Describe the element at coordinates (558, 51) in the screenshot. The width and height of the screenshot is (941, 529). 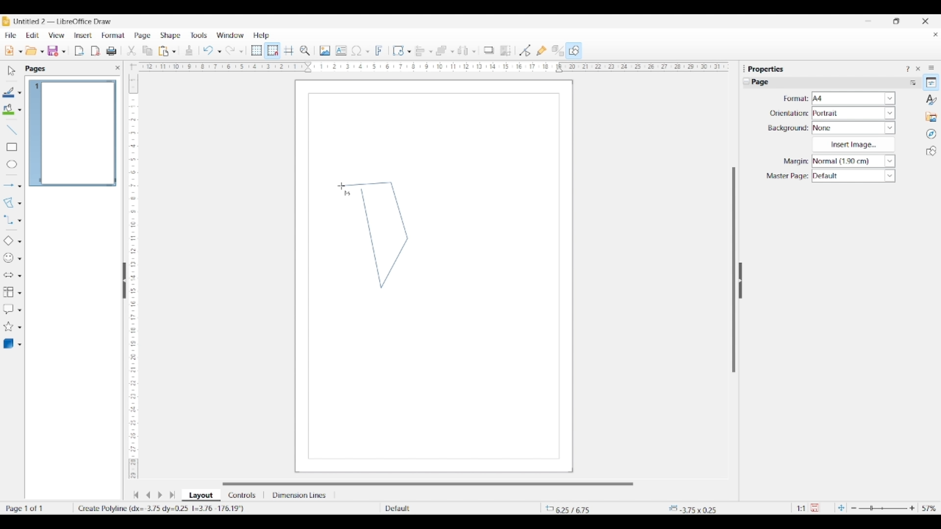
I see `Toggle extrusion` at that location.